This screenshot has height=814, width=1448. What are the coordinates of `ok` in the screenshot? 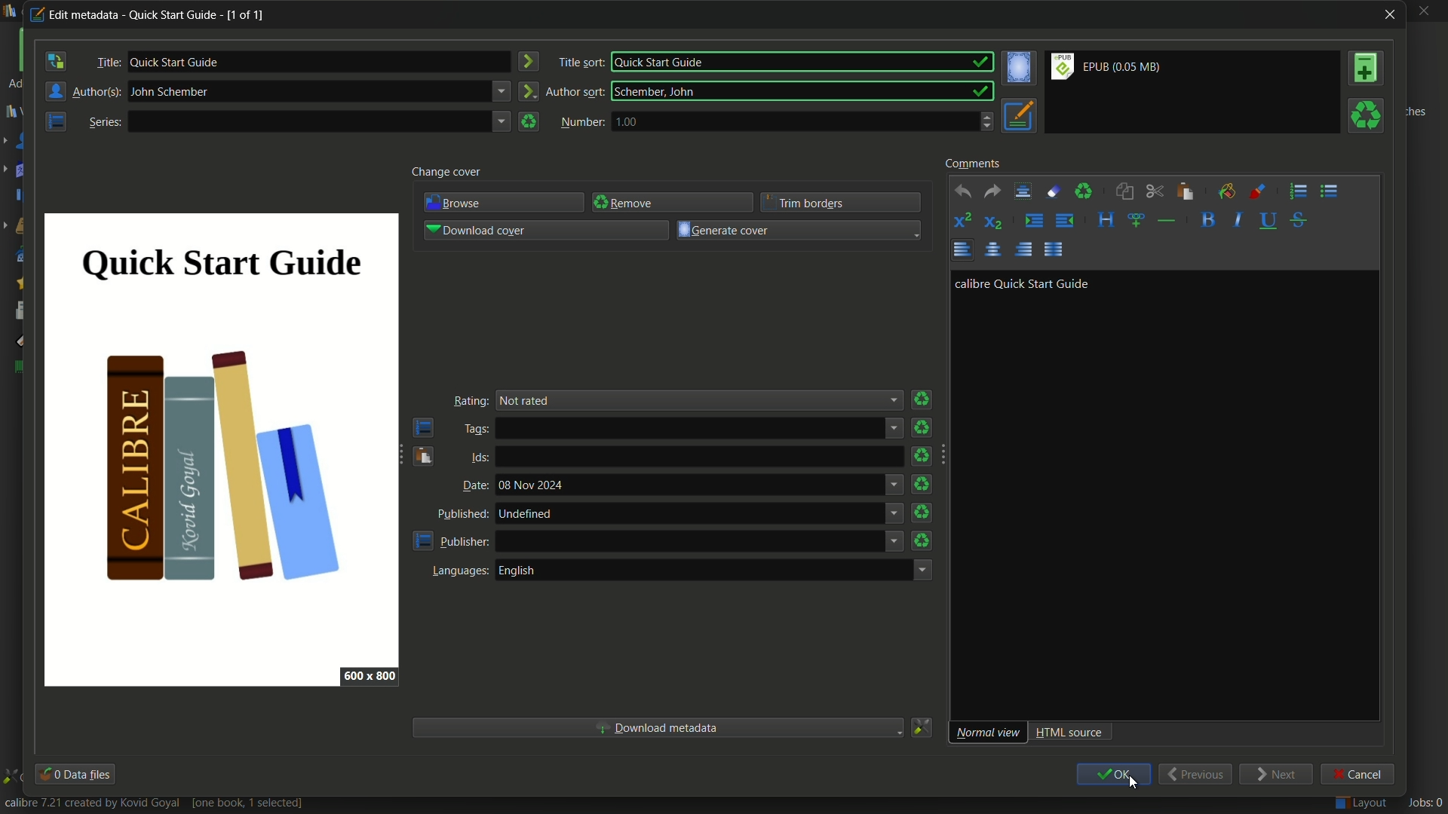 It's located at (1112, 776).